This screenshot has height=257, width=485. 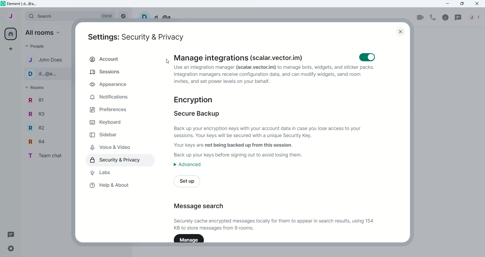 I want to click on keyboard, so click(x=110, y=123).